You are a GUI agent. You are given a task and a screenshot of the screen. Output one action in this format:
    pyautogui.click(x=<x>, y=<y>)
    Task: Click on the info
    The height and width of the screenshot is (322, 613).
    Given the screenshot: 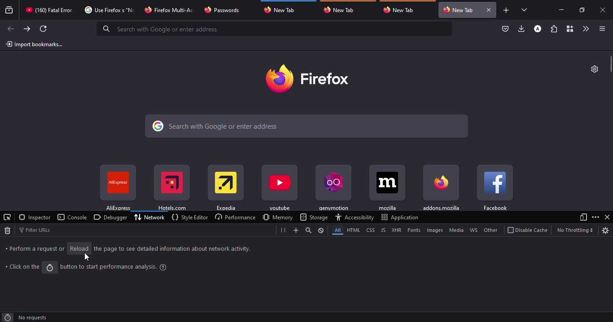 What is the action you would take?
    pyautogui.click(x=172, y=248)
    